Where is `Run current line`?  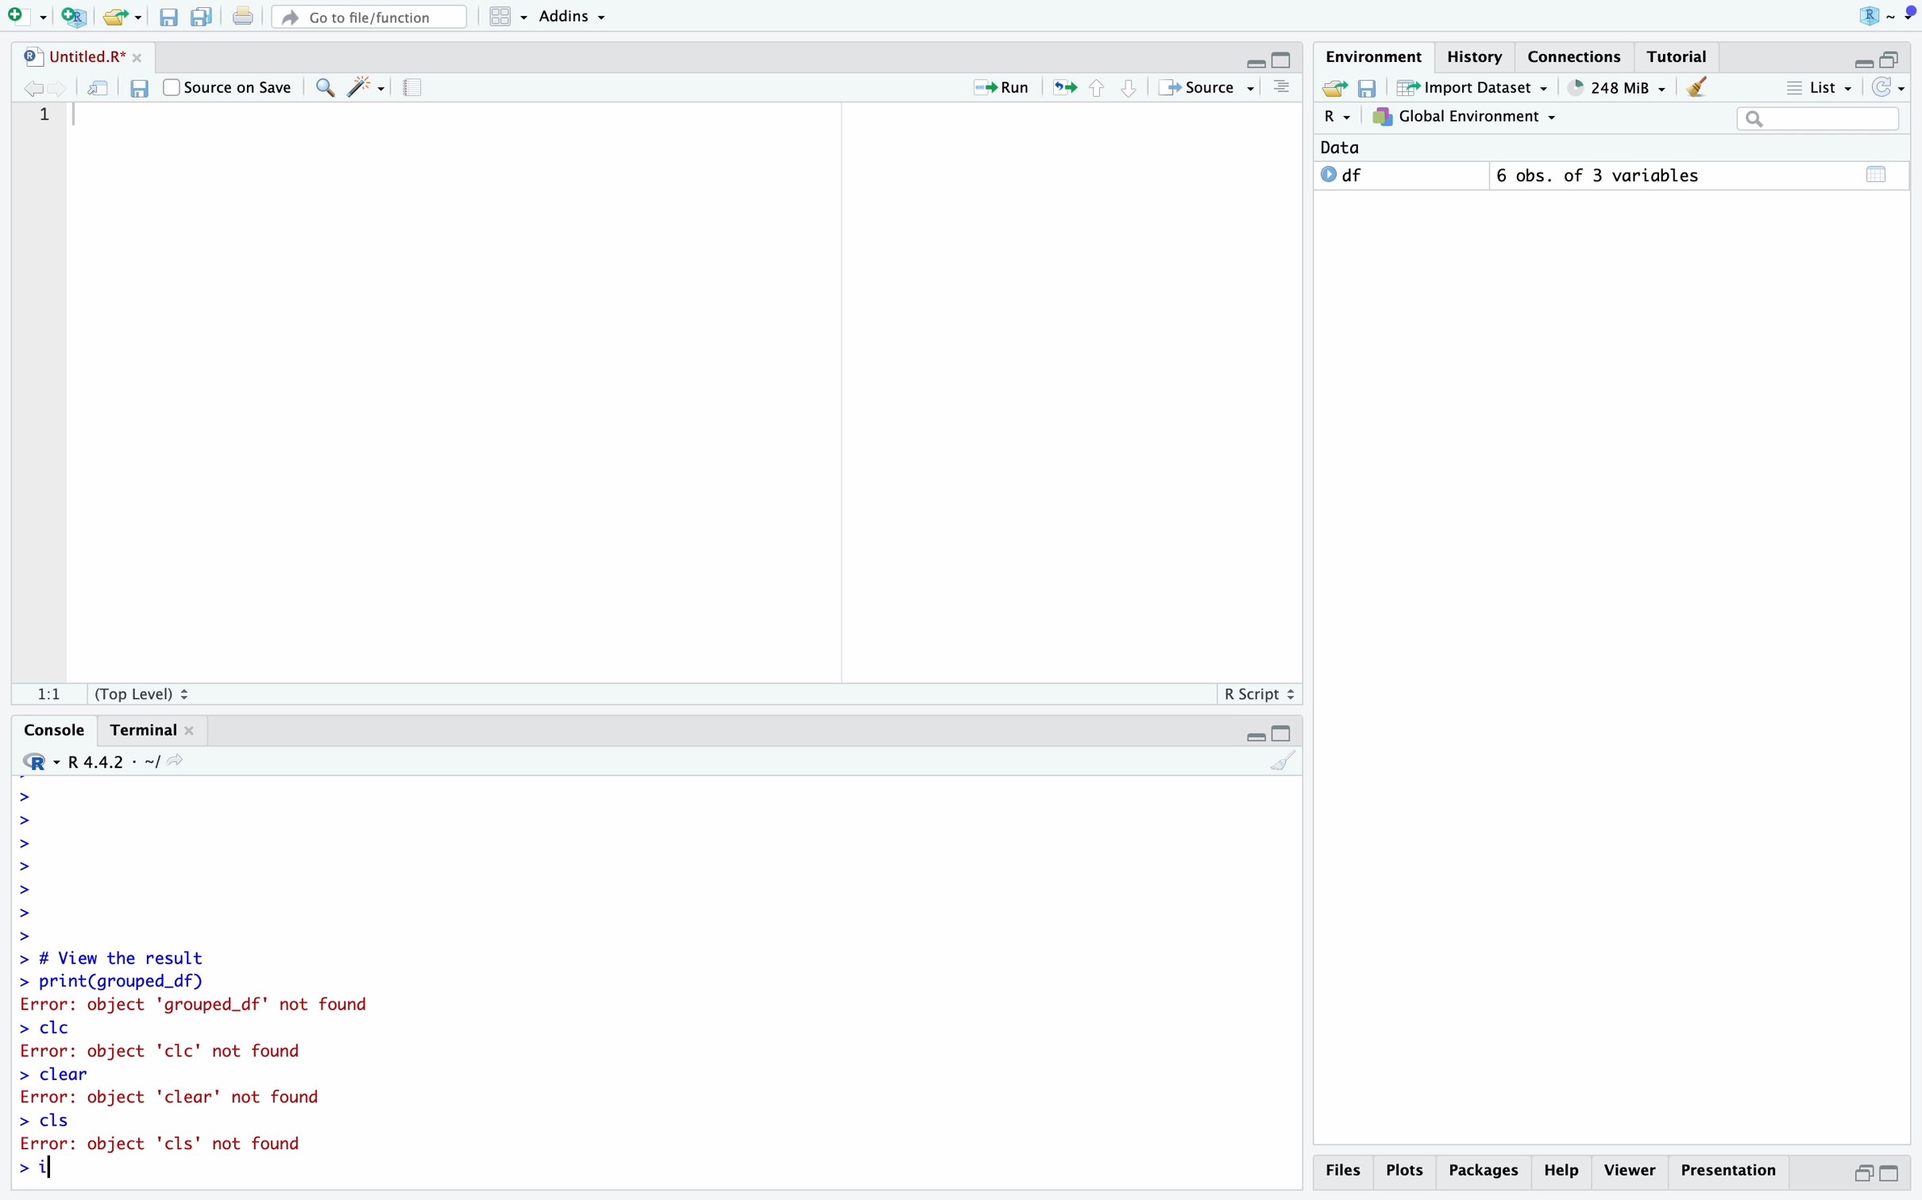
Run current line is located at coordinates (998, 88).